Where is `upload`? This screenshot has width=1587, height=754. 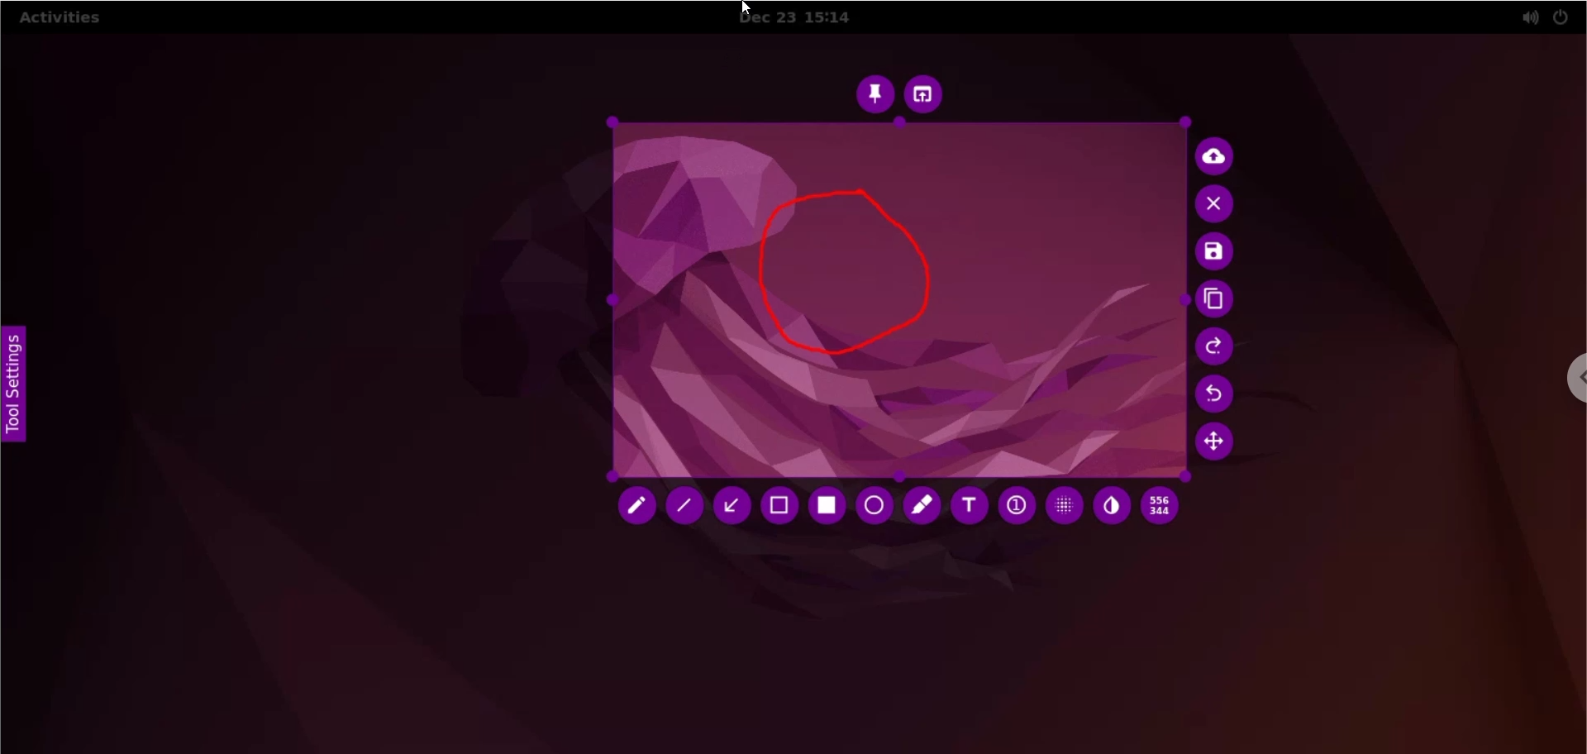
upload is located at coordinates (1219, 158).